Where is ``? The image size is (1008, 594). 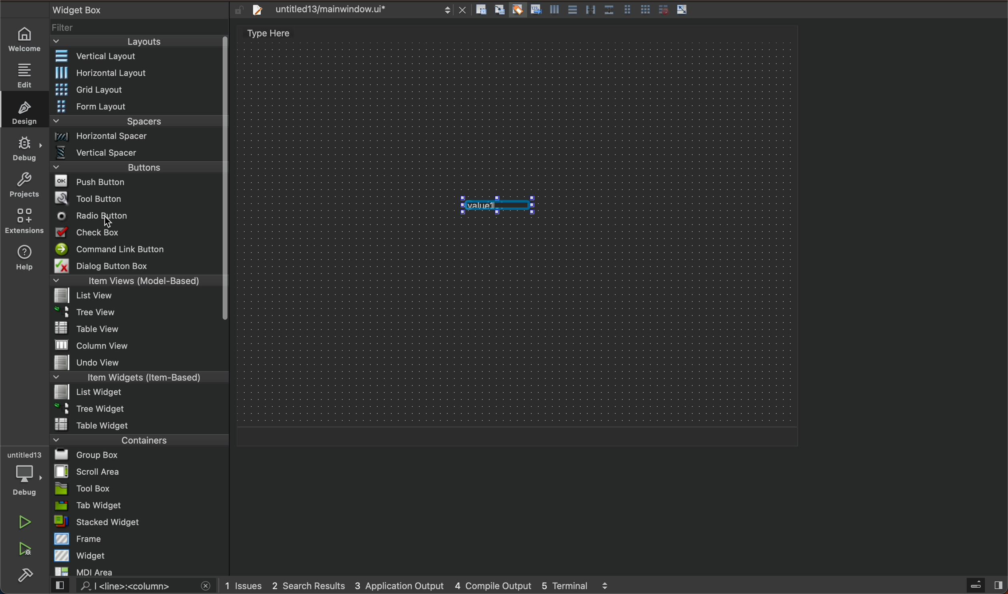
 is located at coordinates (137, 393).